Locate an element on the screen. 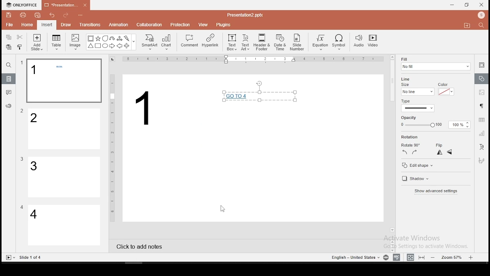 This screenshot has height=276, width=490. icon is located at coordinates (23, 5).